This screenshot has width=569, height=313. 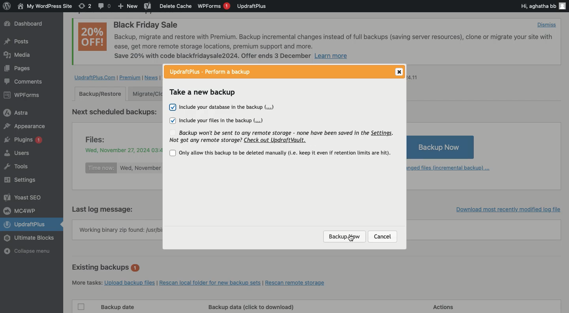 What do you see at coordinates (108, 208) in the screenshot?
I see `Last log message:` at bounding box center [108, 208].